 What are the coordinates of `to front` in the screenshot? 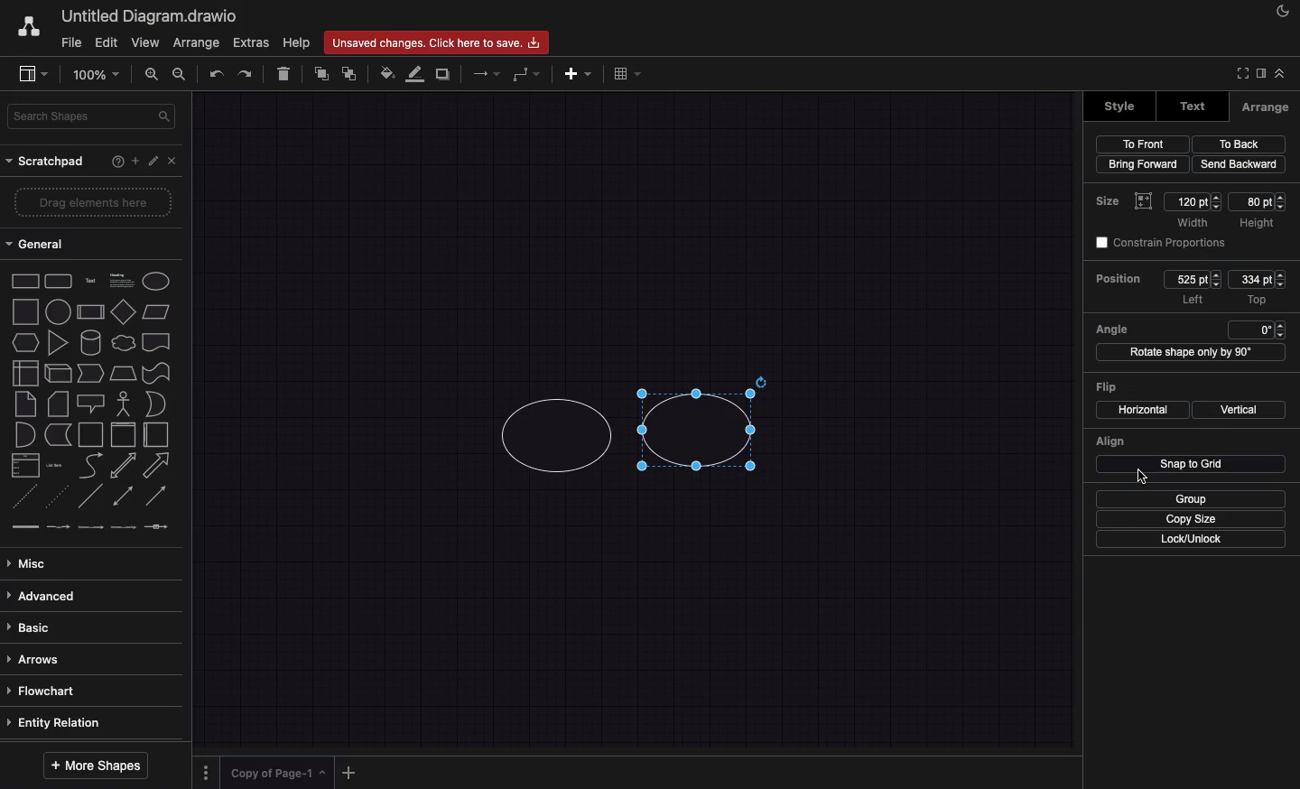 It's located at (320, 73).